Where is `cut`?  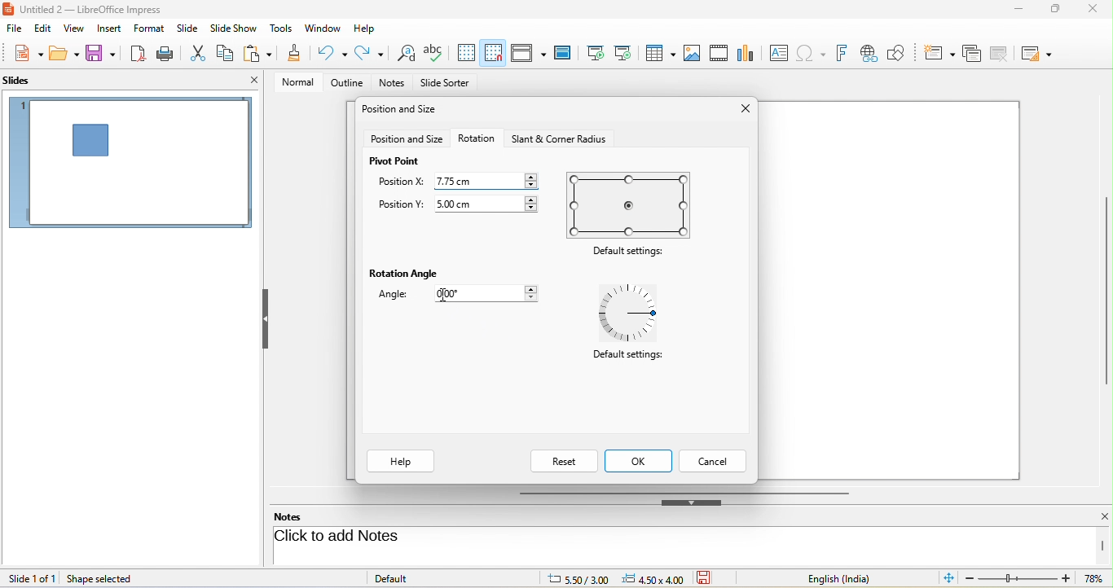
cut is located at coordinates (200, 52).